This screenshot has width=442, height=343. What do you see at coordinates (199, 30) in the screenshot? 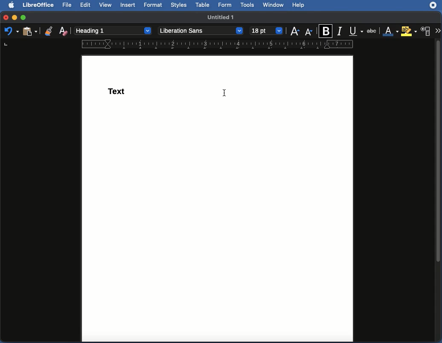
I see `Font style` at bounding box center [199, 30].